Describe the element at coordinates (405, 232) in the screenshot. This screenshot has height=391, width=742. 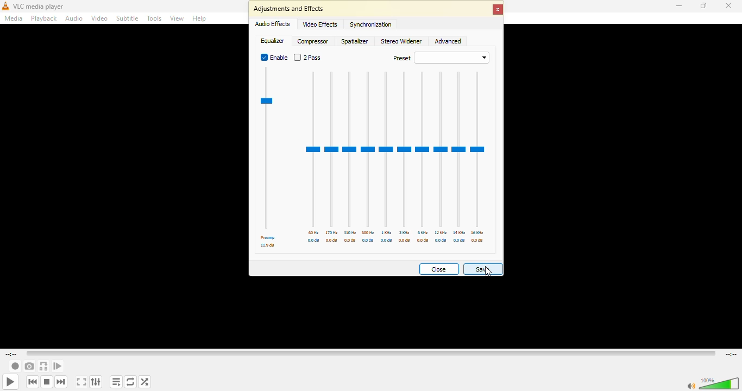
I see `3 khz` at that location.